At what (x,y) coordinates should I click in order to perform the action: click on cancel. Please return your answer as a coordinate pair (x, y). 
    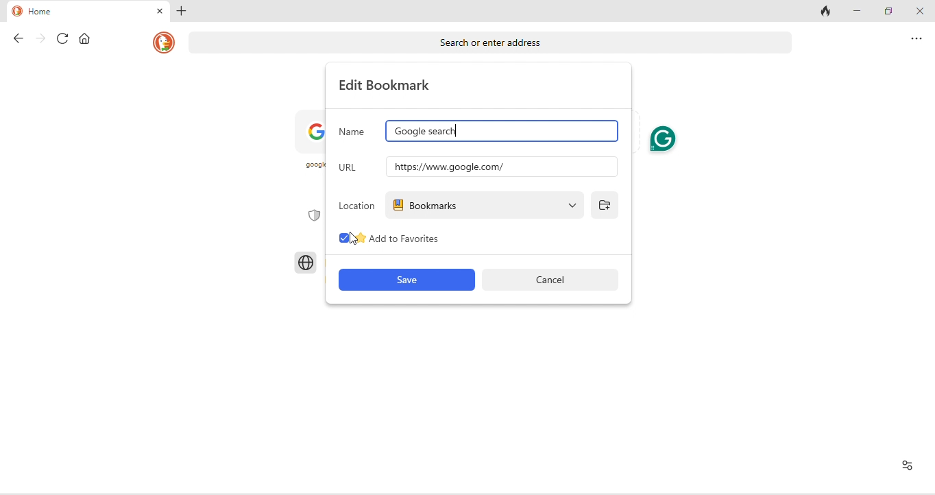
    Looking at the image, I should click on (557, 280).